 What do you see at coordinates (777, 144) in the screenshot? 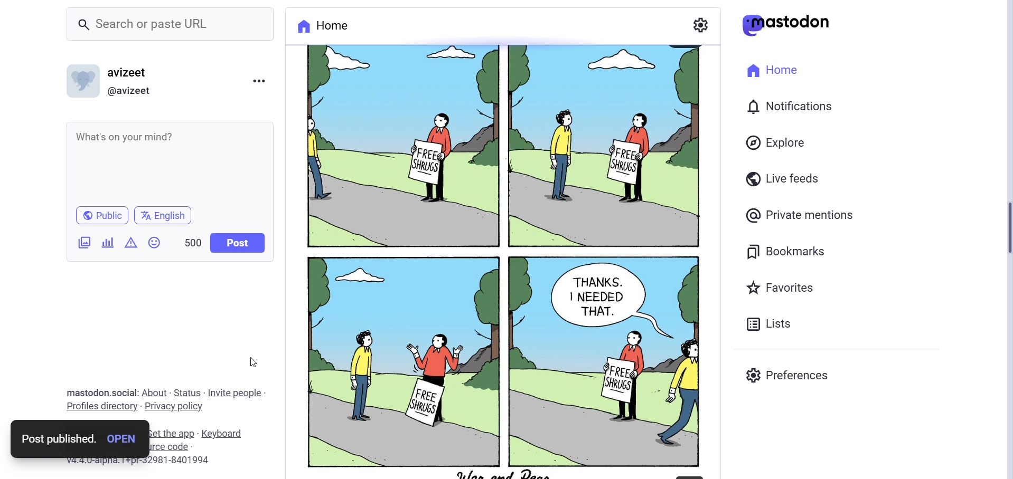
I see `Explore` at bounding box center [777, 144].